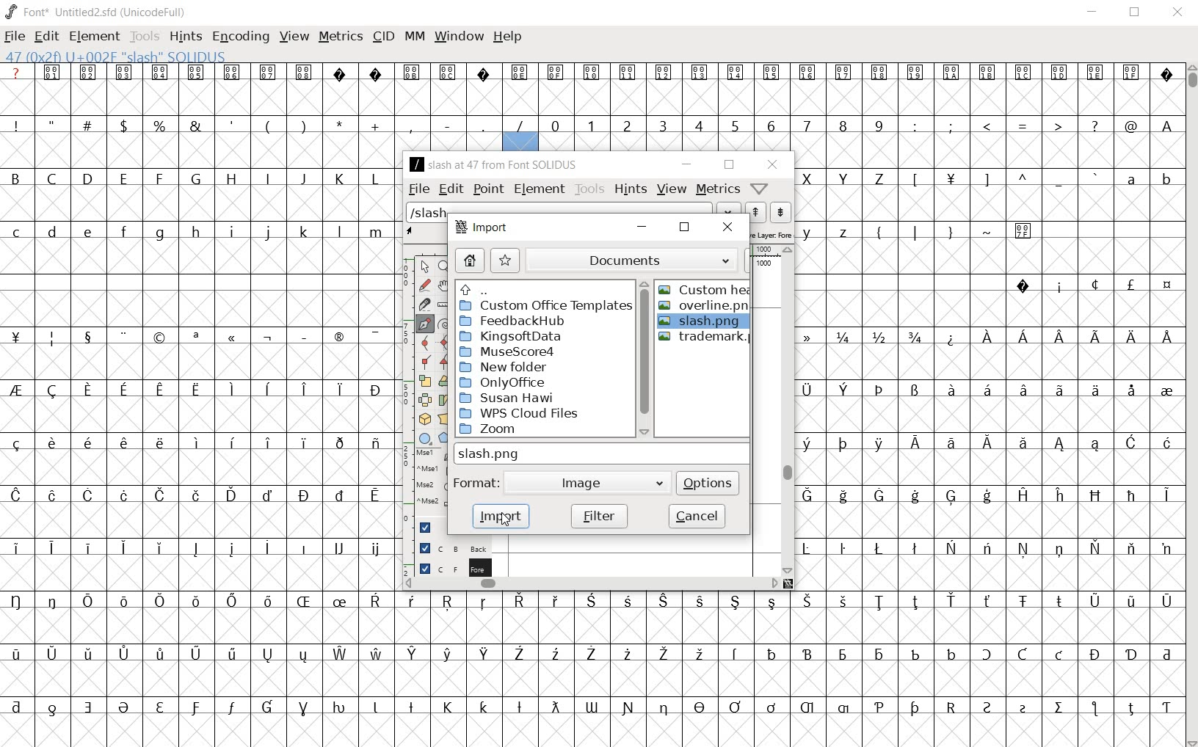 The image size is (1198, 747). Describe the element at coordinates (424, 401) in the screenshot. I see `flip the selection` at that location.